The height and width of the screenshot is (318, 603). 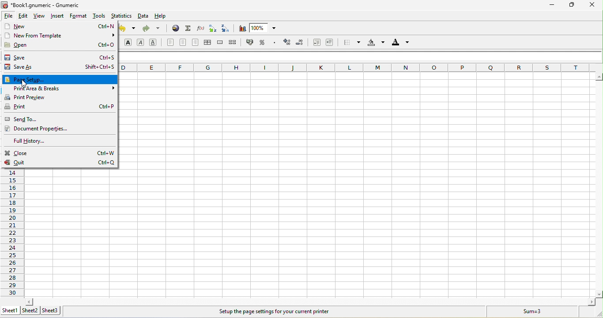 What do you see at coordinates (592, 5) in the screenshot?
I see `close` at bounding box center [592, 5].